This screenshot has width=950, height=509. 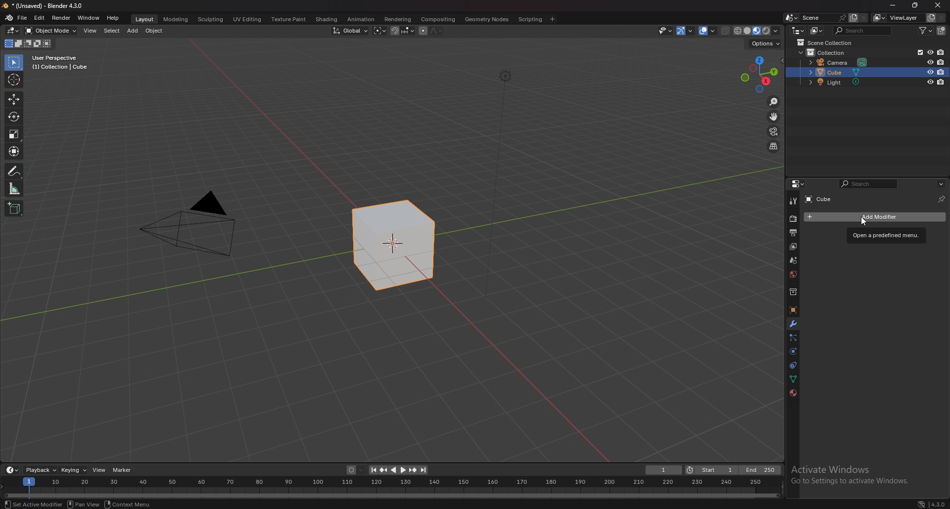 I want to click on collection, so click(x=792, y=292).